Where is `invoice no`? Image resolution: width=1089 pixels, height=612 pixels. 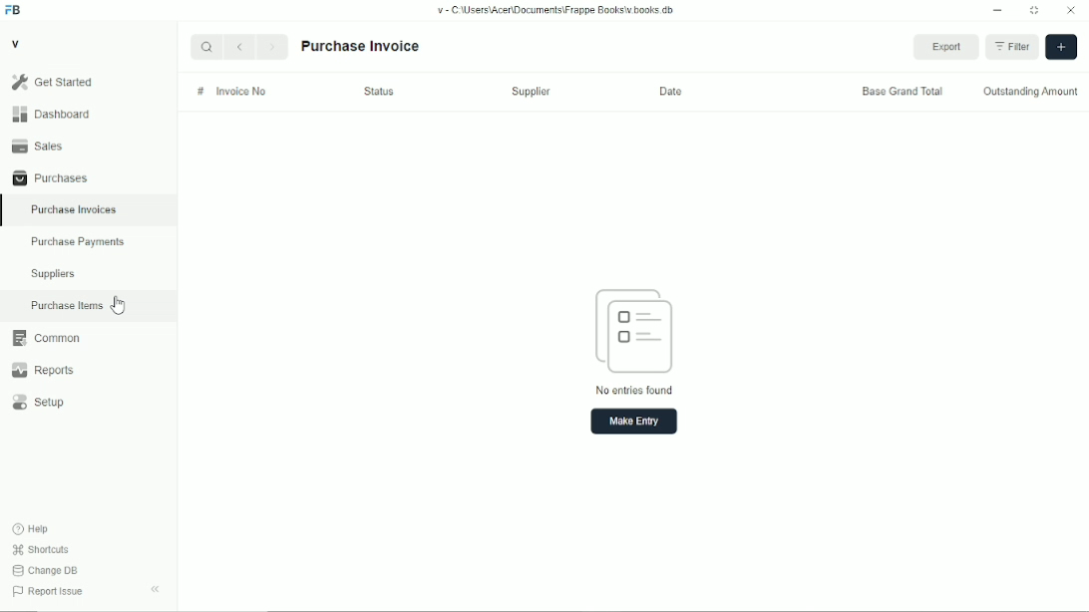
invoice no is located at coordinates (241, 91).